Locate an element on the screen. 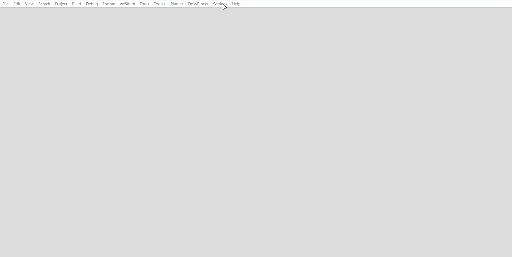 The height and width of the screenshot is (257, 512). Tools is located at coordinates (145, 4).